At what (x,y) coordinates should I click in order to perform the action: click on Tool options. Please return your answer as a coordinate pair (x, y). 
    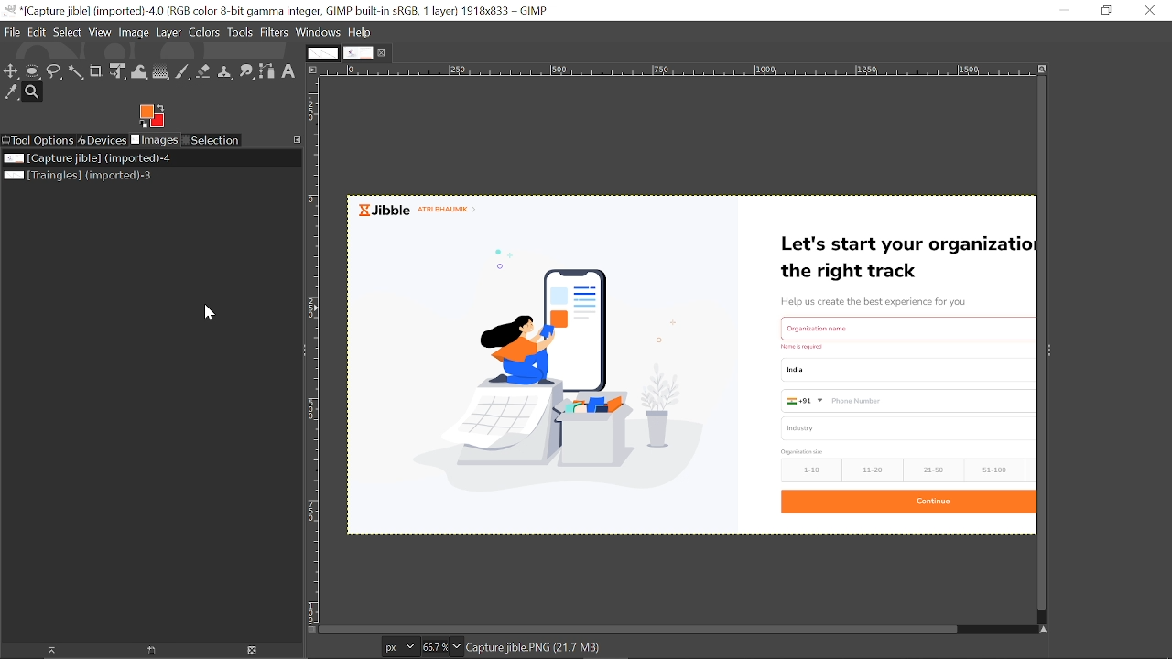
    Looking at the image, I should click on (38, 141).